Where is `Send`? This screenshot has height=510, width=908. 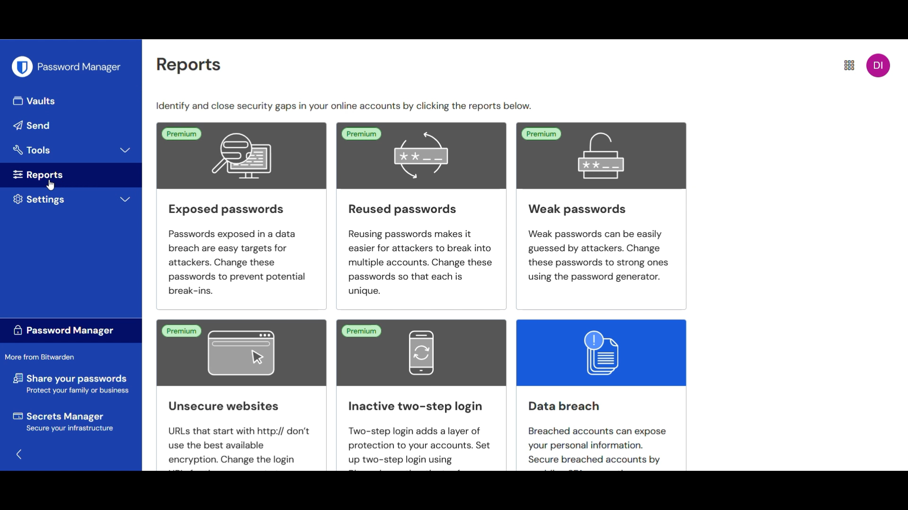
Send is located at coordinates (71, 126).